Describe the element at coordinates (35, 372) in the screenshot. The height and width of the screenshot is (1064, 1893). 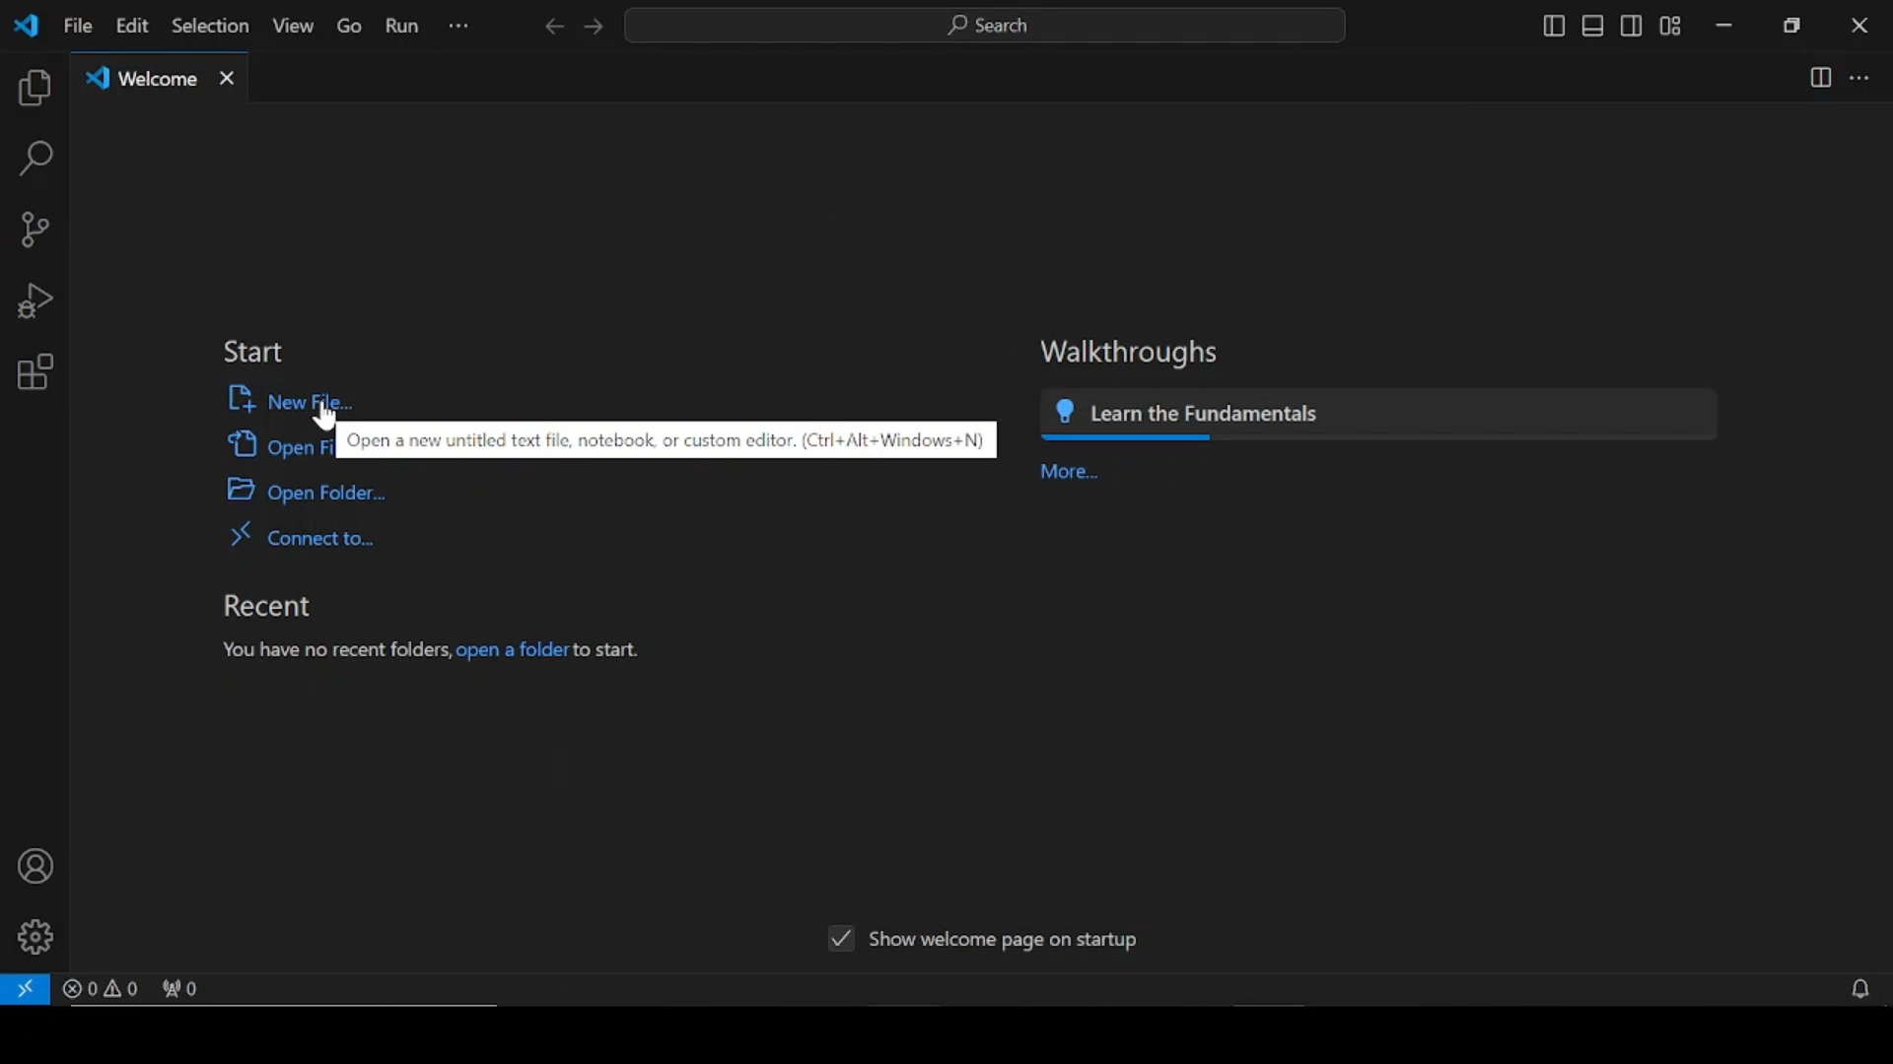
I see `extensions` at that location.